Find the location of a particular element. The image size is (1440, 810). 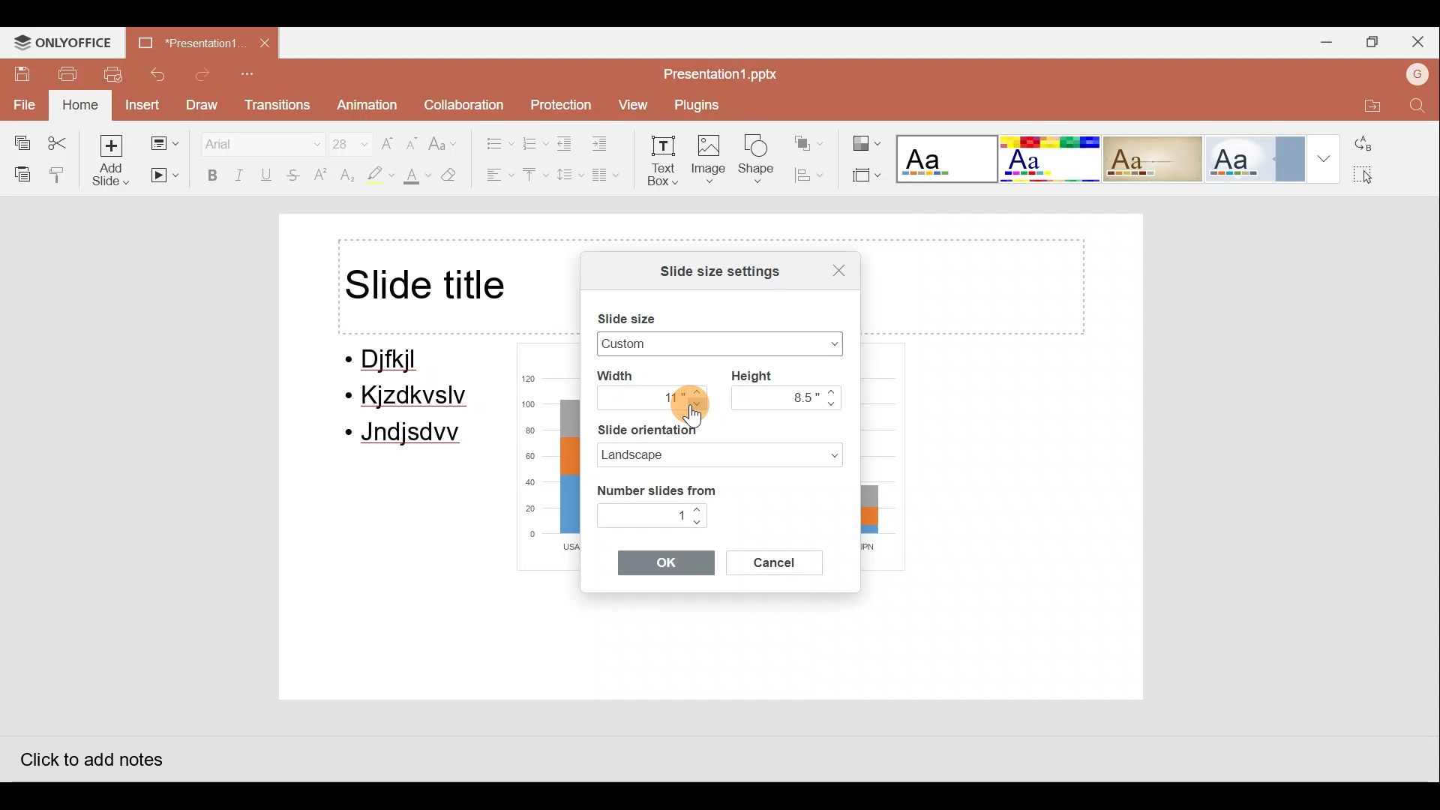

Maximize is located at coordinates (1374, 42).